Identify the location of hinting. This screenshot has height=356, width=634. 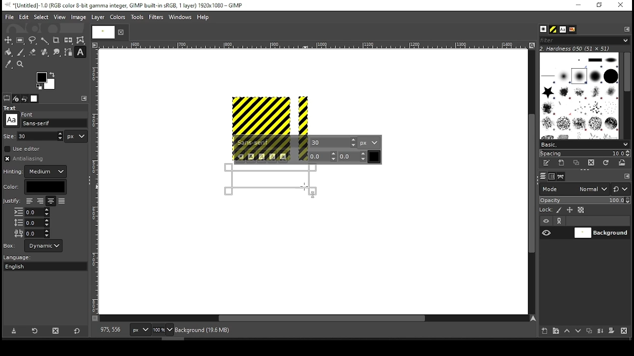
(36, 172).